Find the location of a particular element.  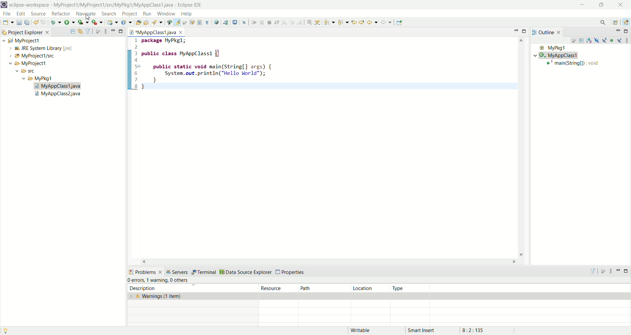

minimize is located at coordinates (618, 31).